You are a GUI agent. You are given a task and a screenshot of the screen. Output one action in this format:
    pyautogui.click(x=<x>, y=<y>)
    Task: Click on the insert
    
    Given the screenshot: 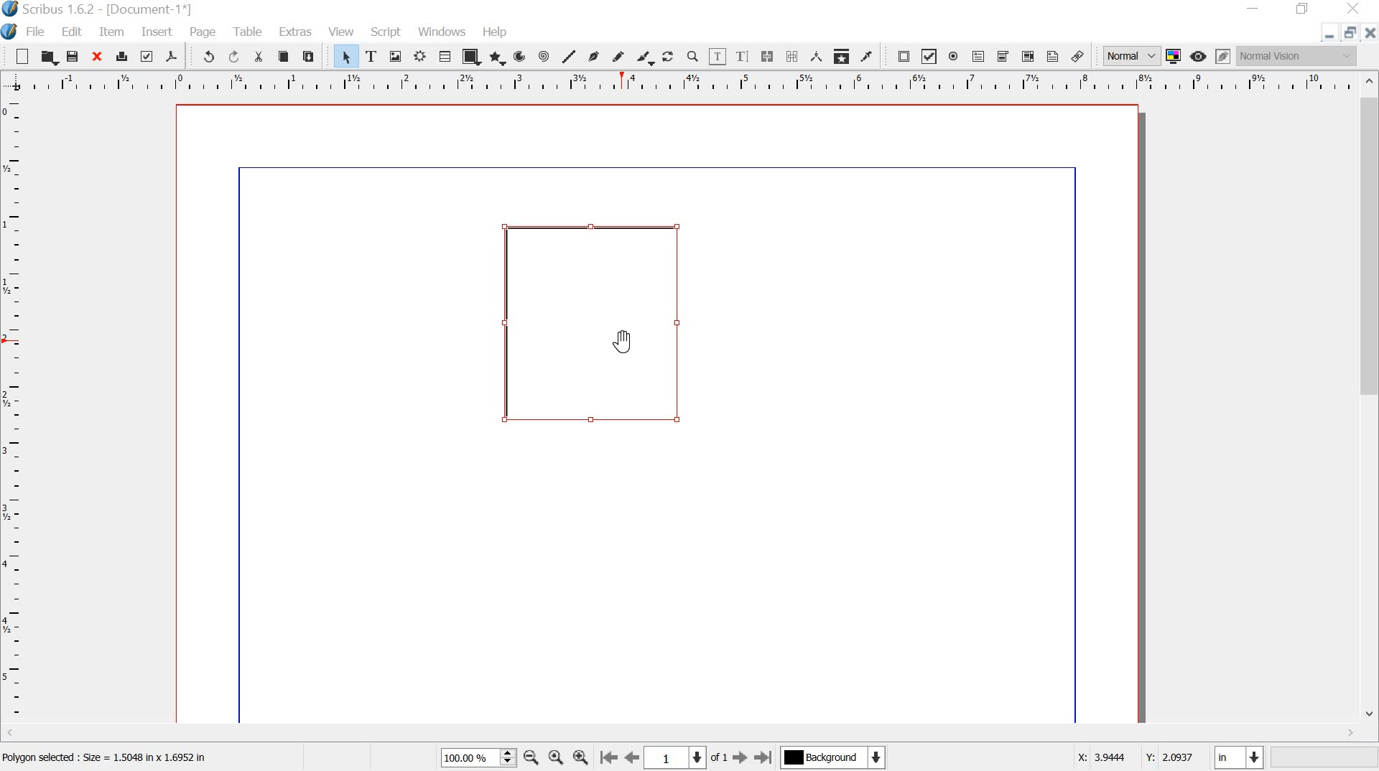 What is the action you would take?
    pyautogui.click(x=157, y=32)
    